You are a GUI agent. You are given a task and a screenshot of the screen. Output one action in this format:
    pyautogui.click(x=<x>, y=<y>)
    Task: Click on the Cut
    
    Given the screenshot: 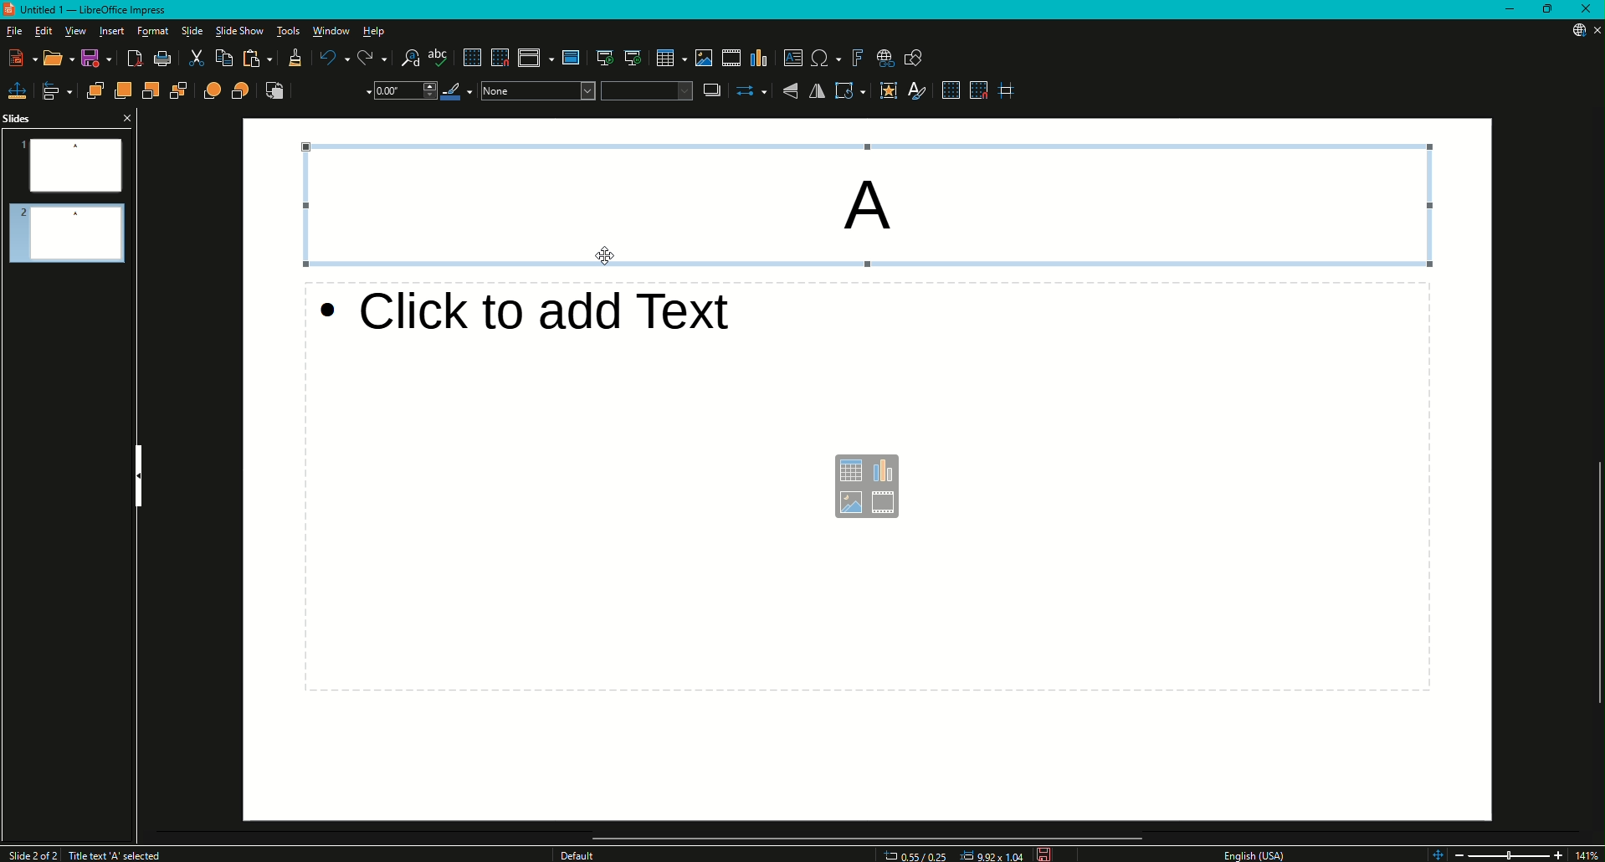 What is the action you would take?
    pyautogui.click(x=192, y=59)
    